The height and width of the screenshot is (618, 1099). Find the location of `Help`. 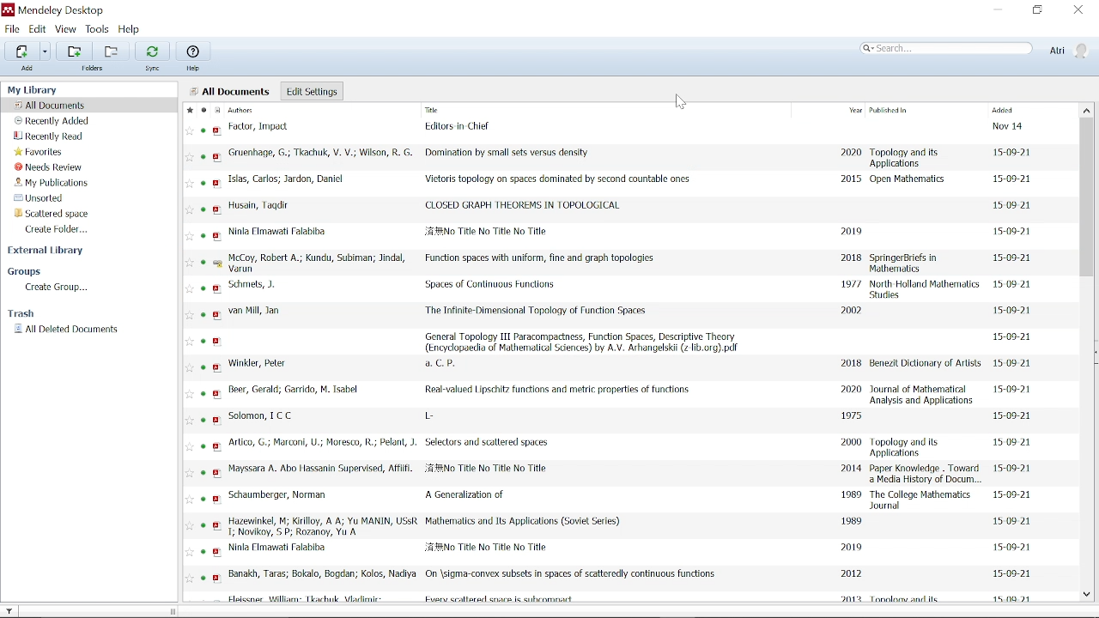

Help is located at coordinates (136, 30).